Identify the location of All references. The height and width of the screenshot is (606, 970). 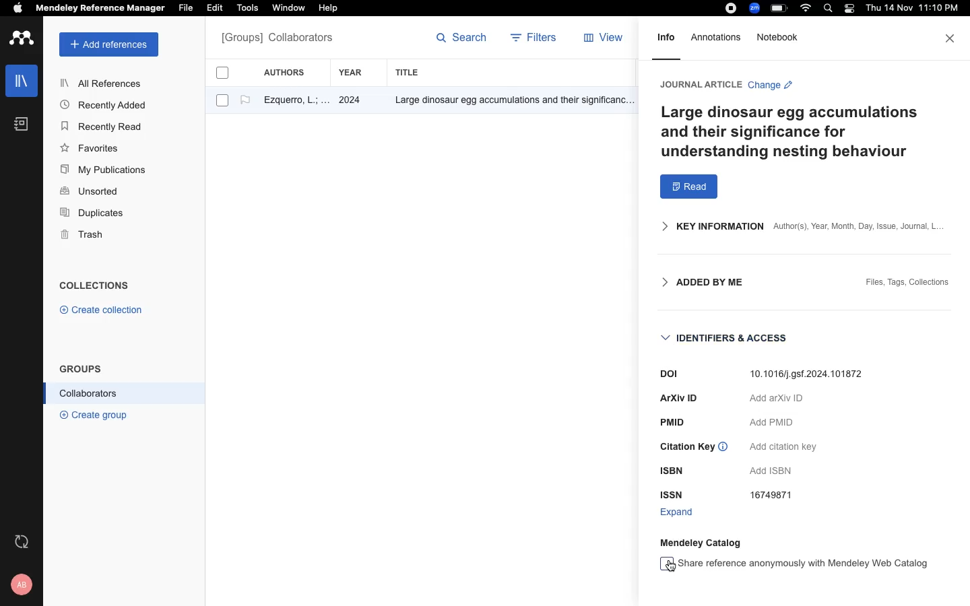
(277, 39).